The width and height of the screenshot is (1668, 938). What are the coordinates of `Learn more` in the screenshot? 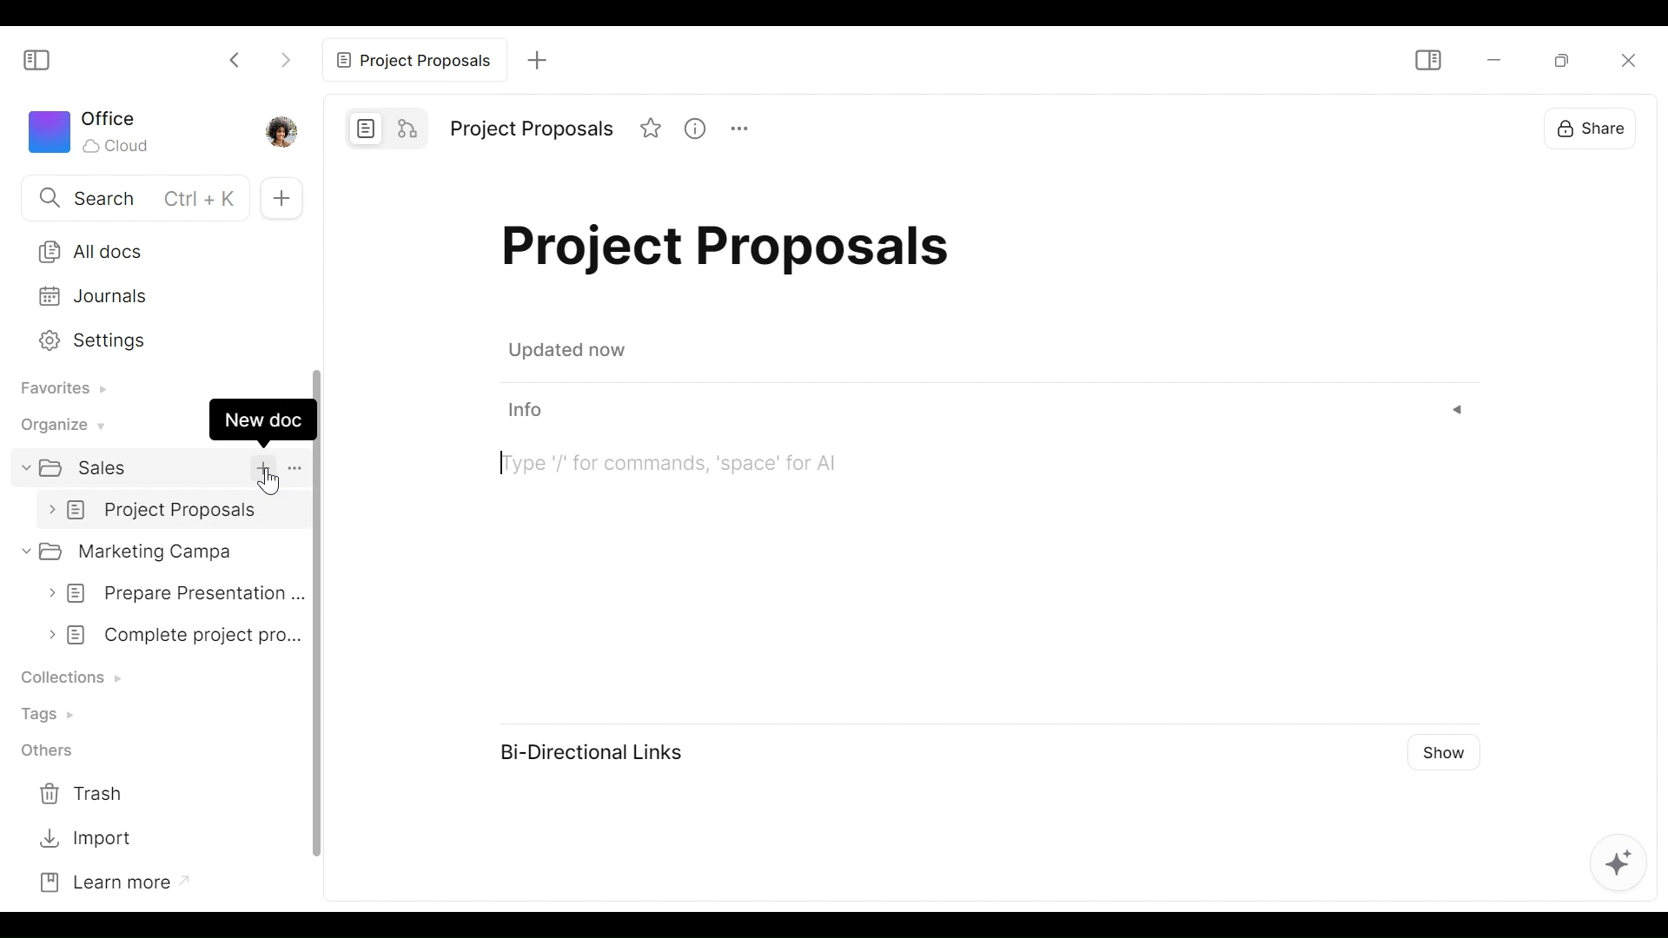 It's located at (110, 881).